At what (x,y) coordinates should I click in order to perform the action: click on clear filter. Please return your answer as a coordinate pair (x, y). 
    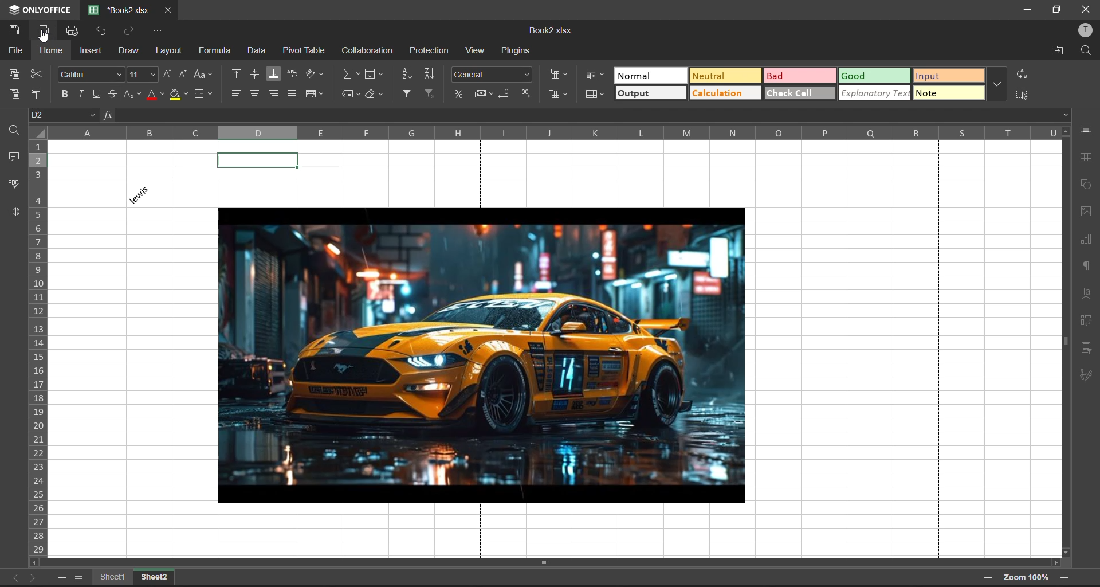
    Looking at the image, I should click on (430, 92).